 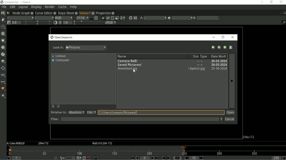 I want to click on close, so click(x=113, y=13).